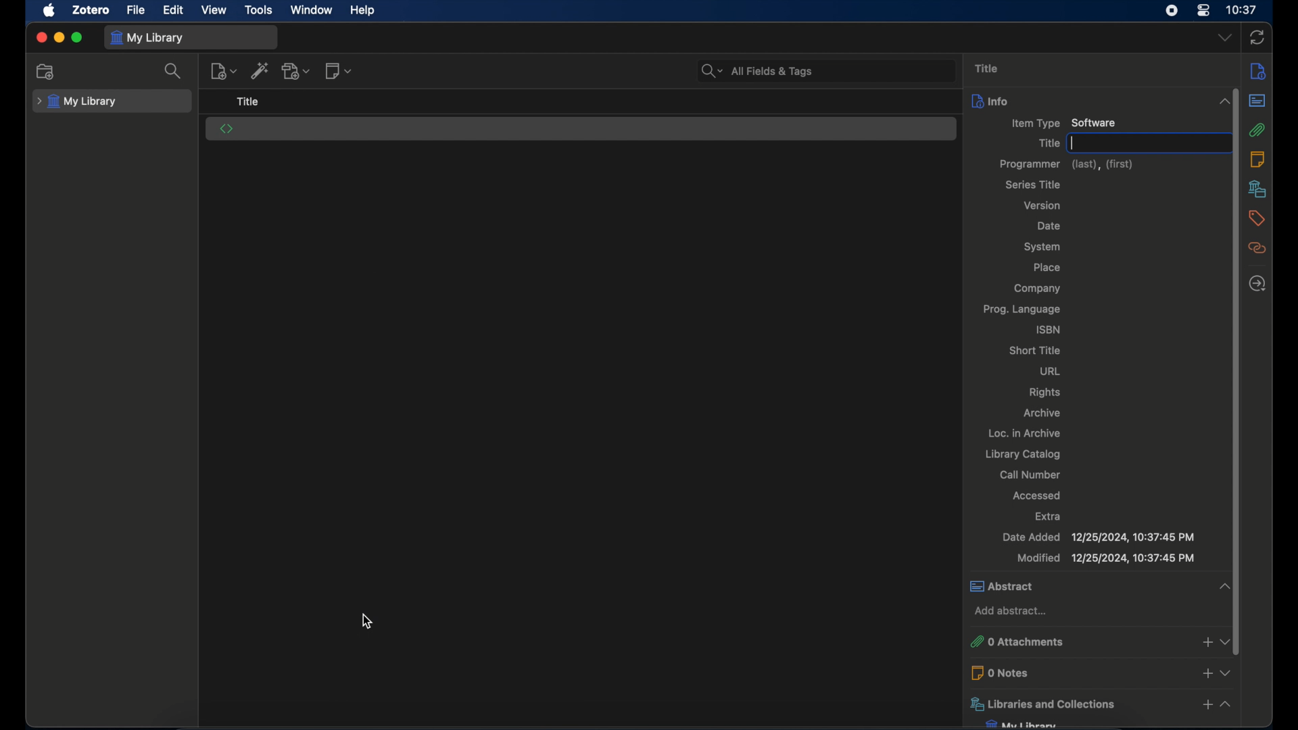  Describe the element at coordinates (1042, 412) in the screenshot. I see `archive` at that location.